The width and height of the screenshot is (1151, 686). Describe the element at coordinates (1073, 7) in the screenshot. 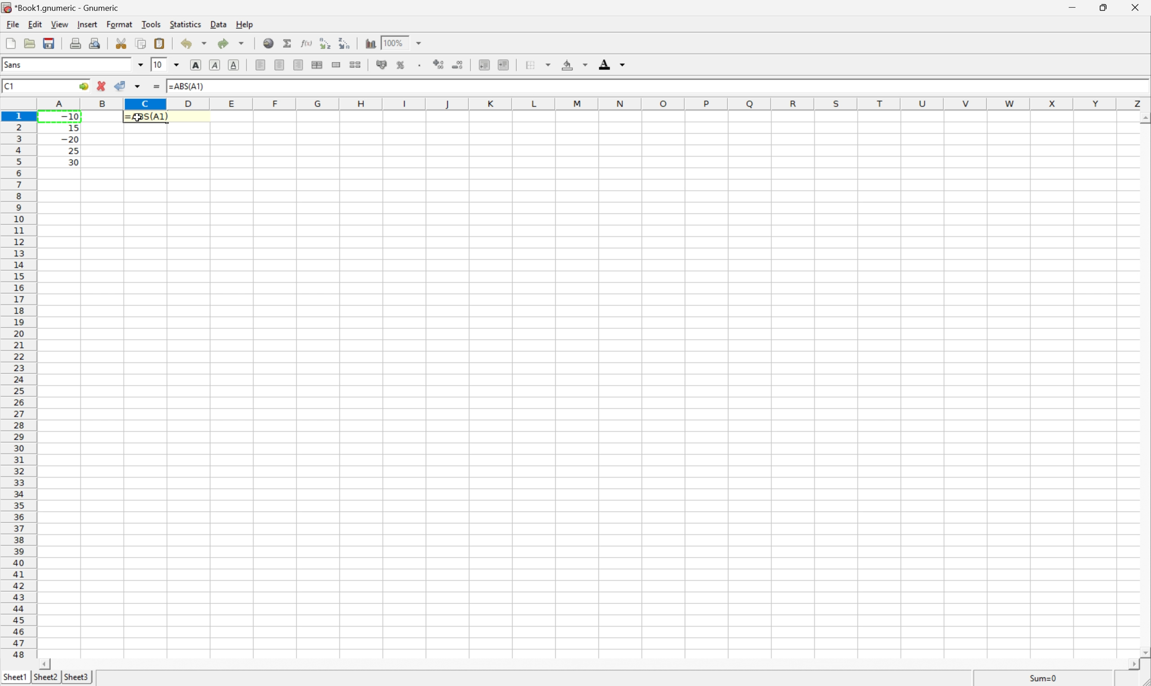

I see `Minimize` at that location.